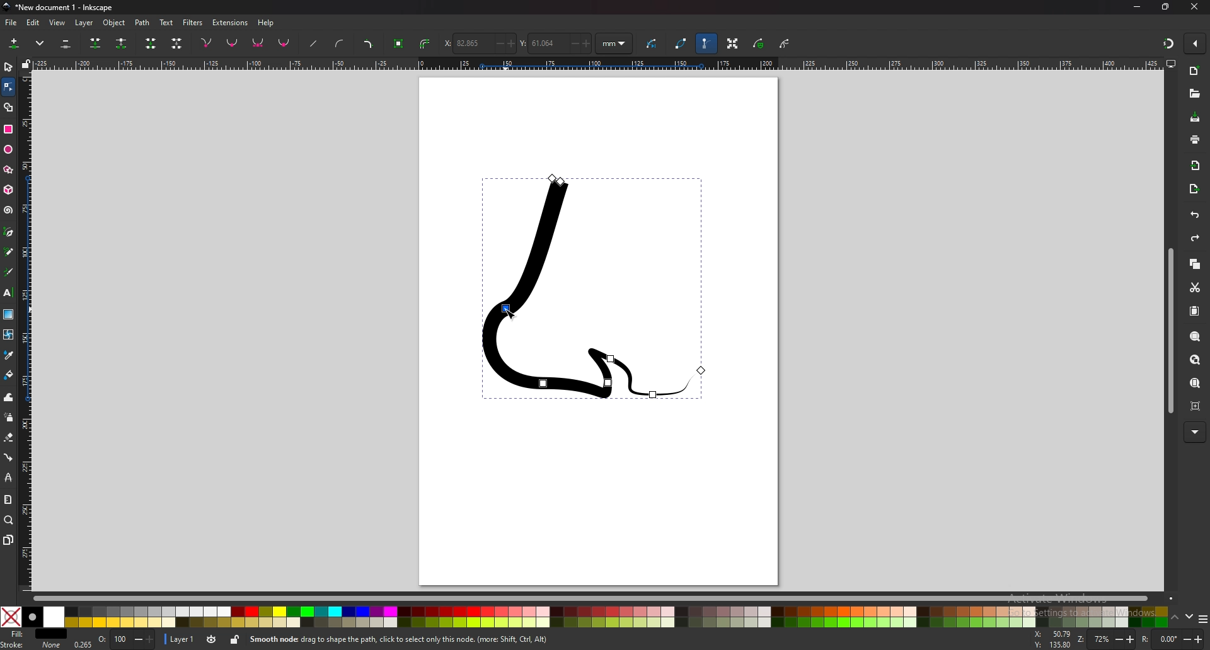 The height and width of the screenshot is (650, 1210). I want to click on close, so click(1196, 8).